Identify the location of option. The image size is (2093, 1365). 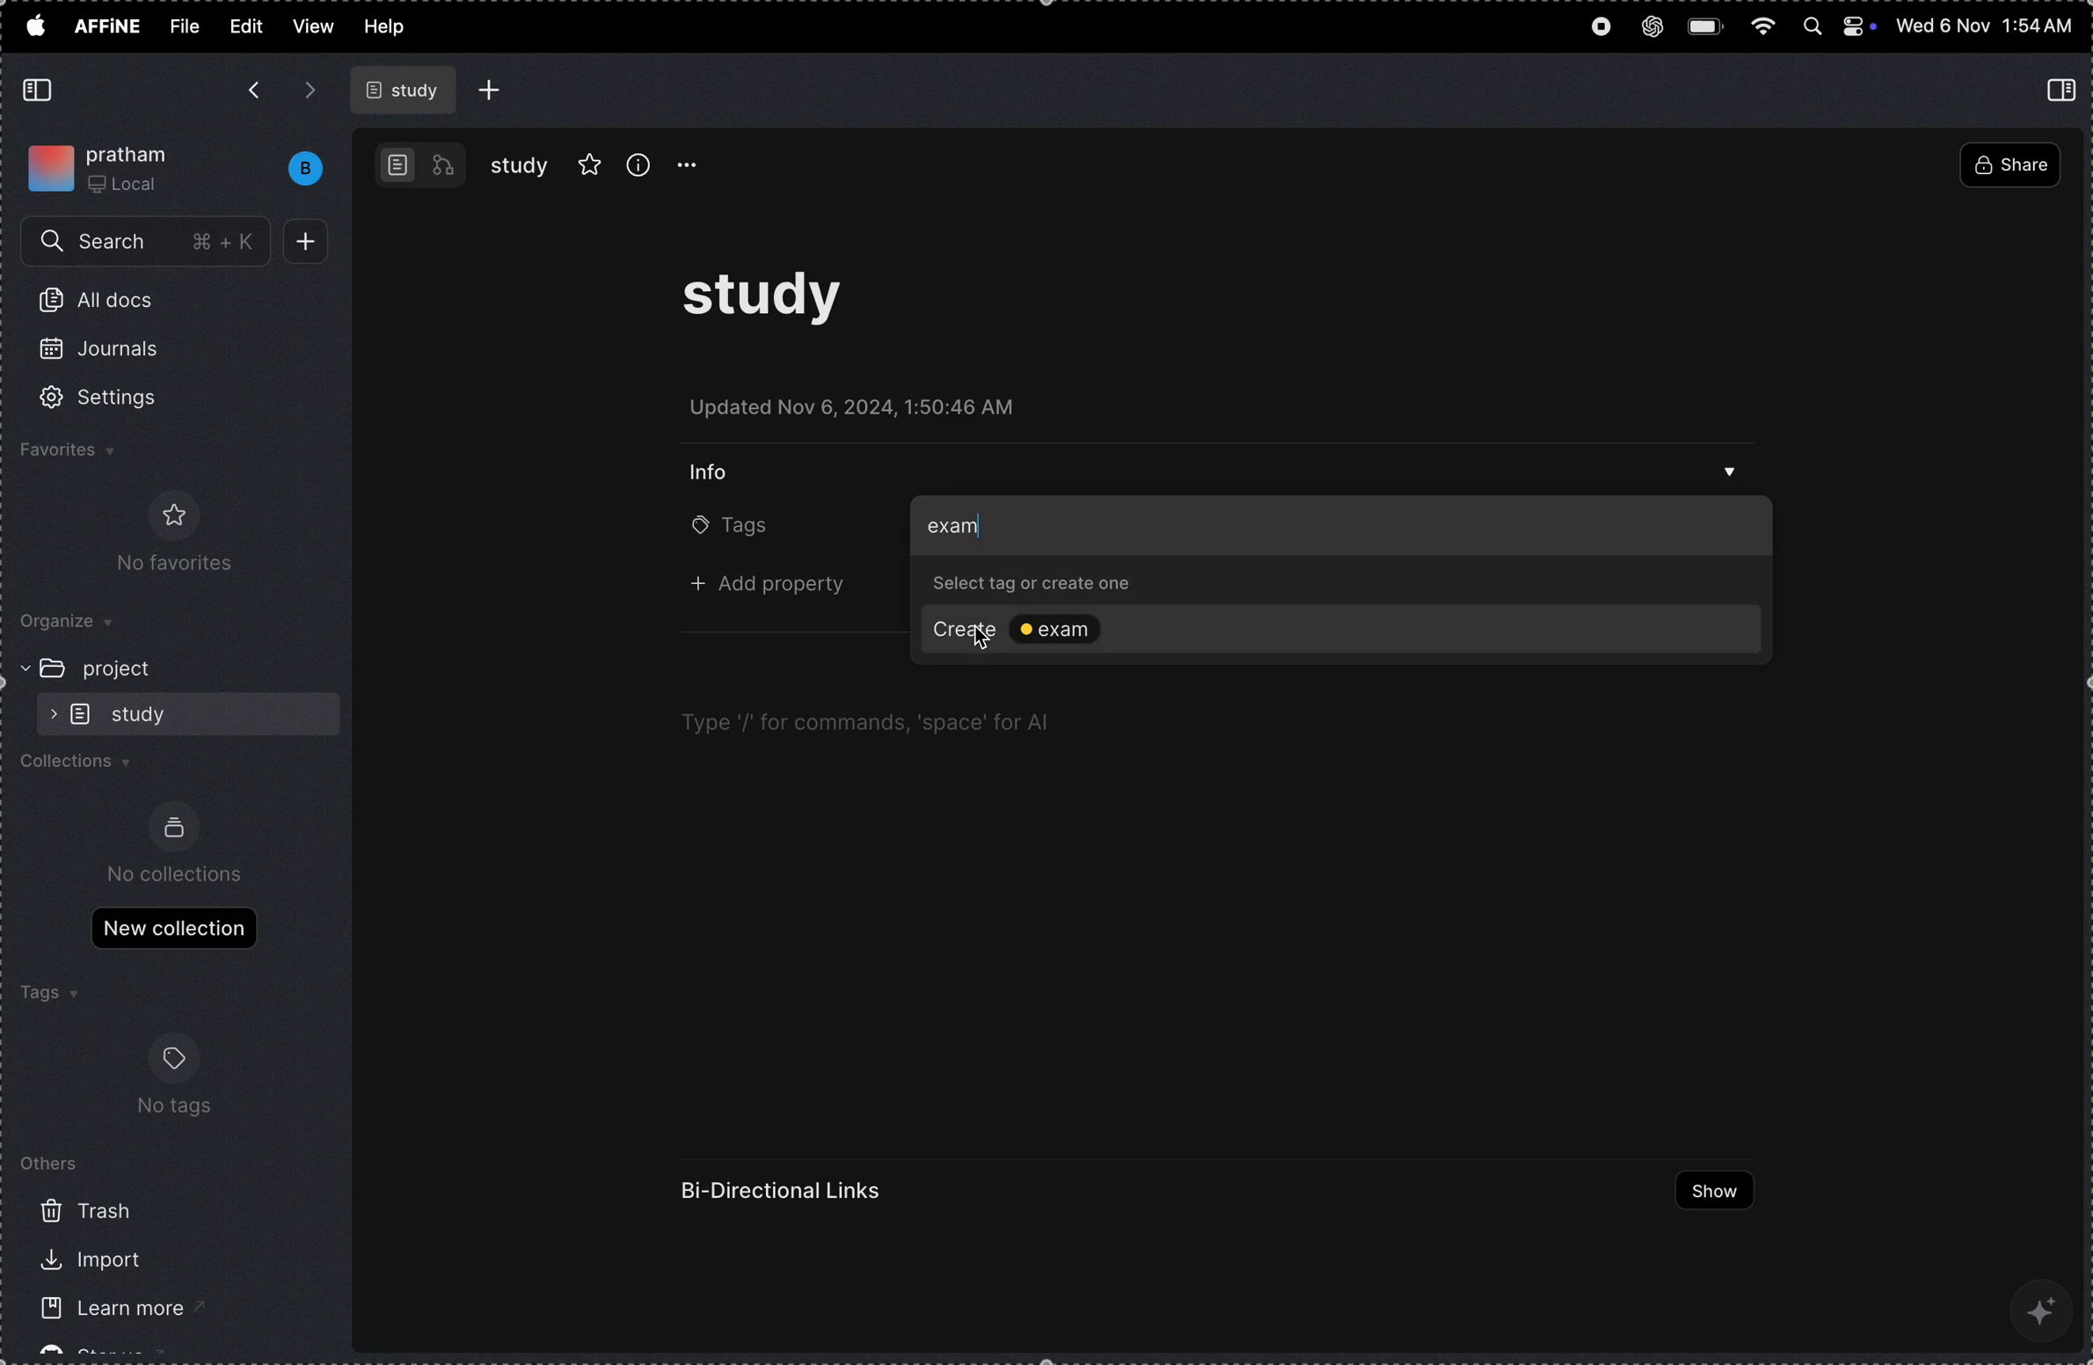
(697, 165).